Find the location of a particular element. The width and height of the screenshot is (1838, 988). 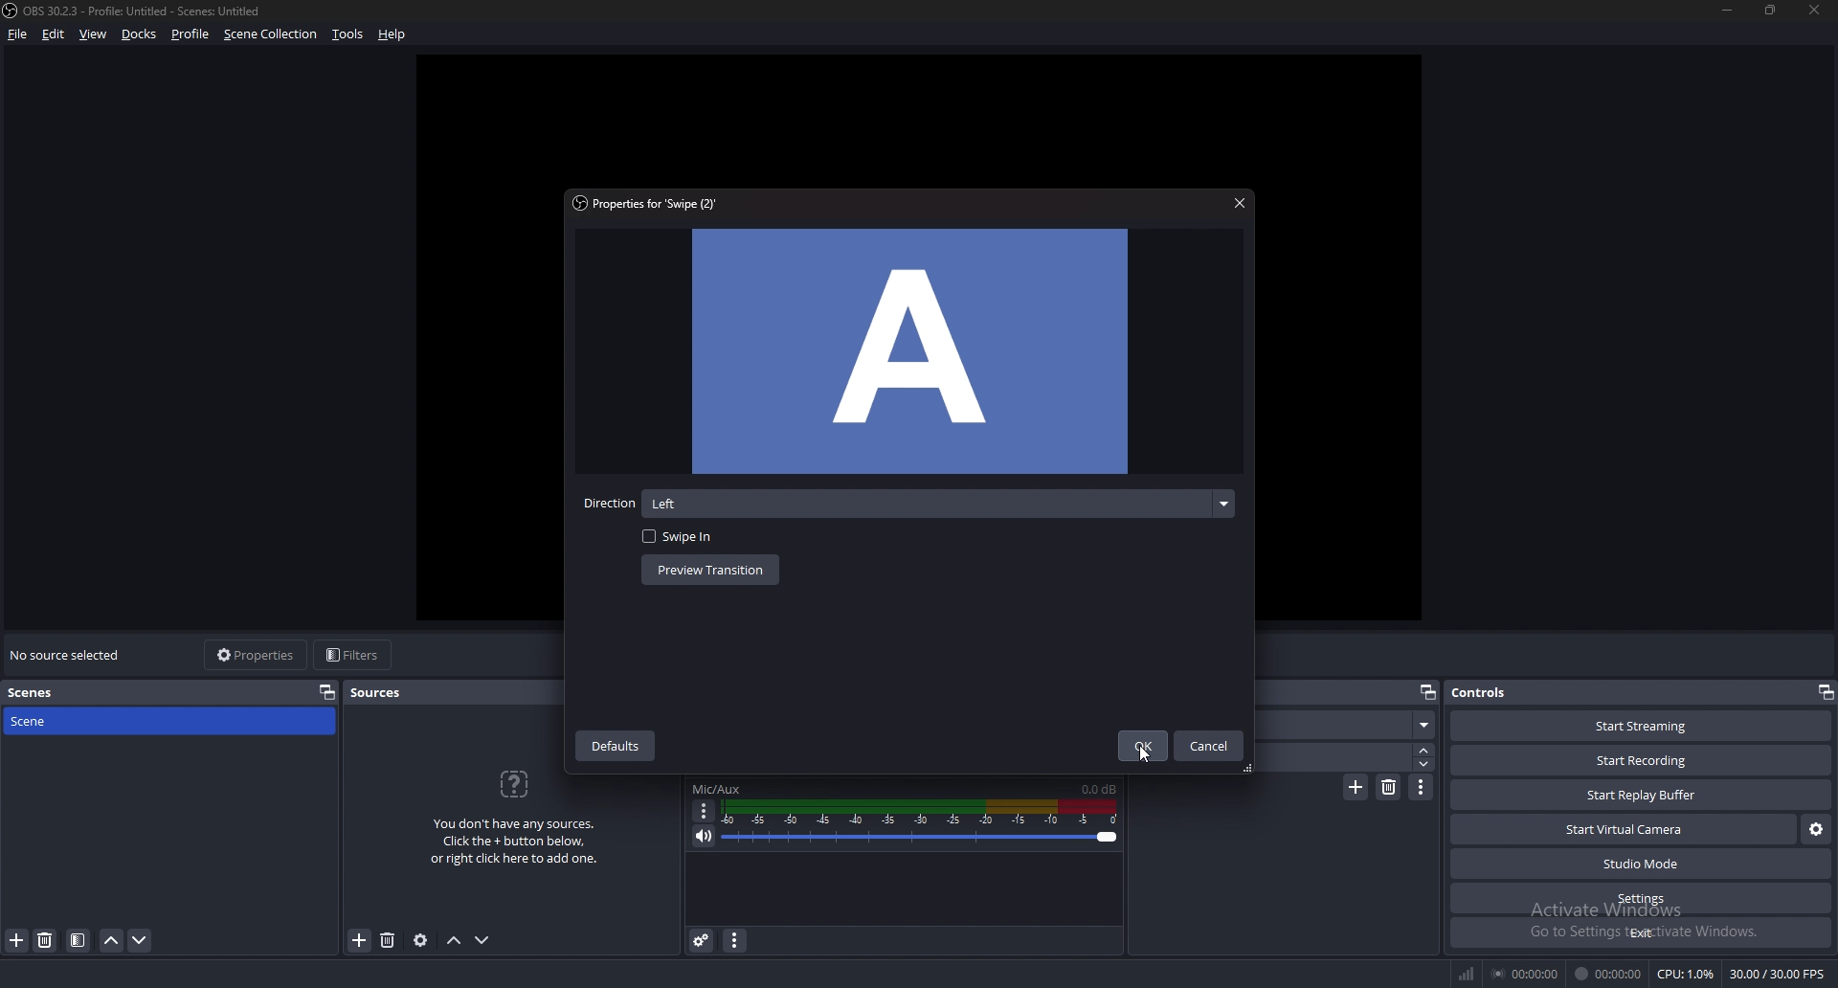

add transition is located at coordinates (1356, 789).